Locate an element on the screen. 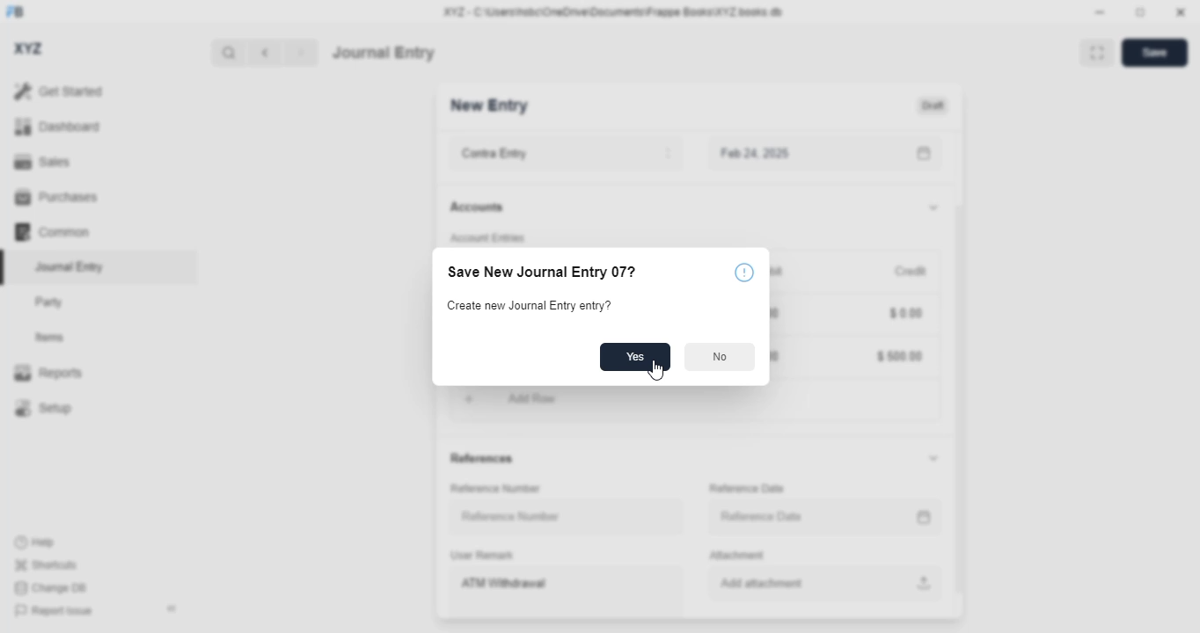 This screenshot has height=633, width=1200. add attachment is located at coordinates (821, 584).